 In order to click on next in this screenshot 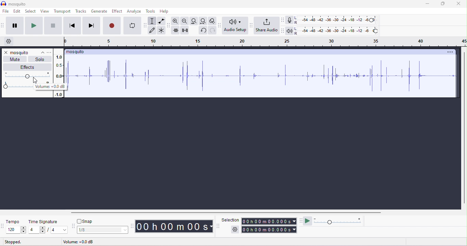, I will do `click(91, 26)`.